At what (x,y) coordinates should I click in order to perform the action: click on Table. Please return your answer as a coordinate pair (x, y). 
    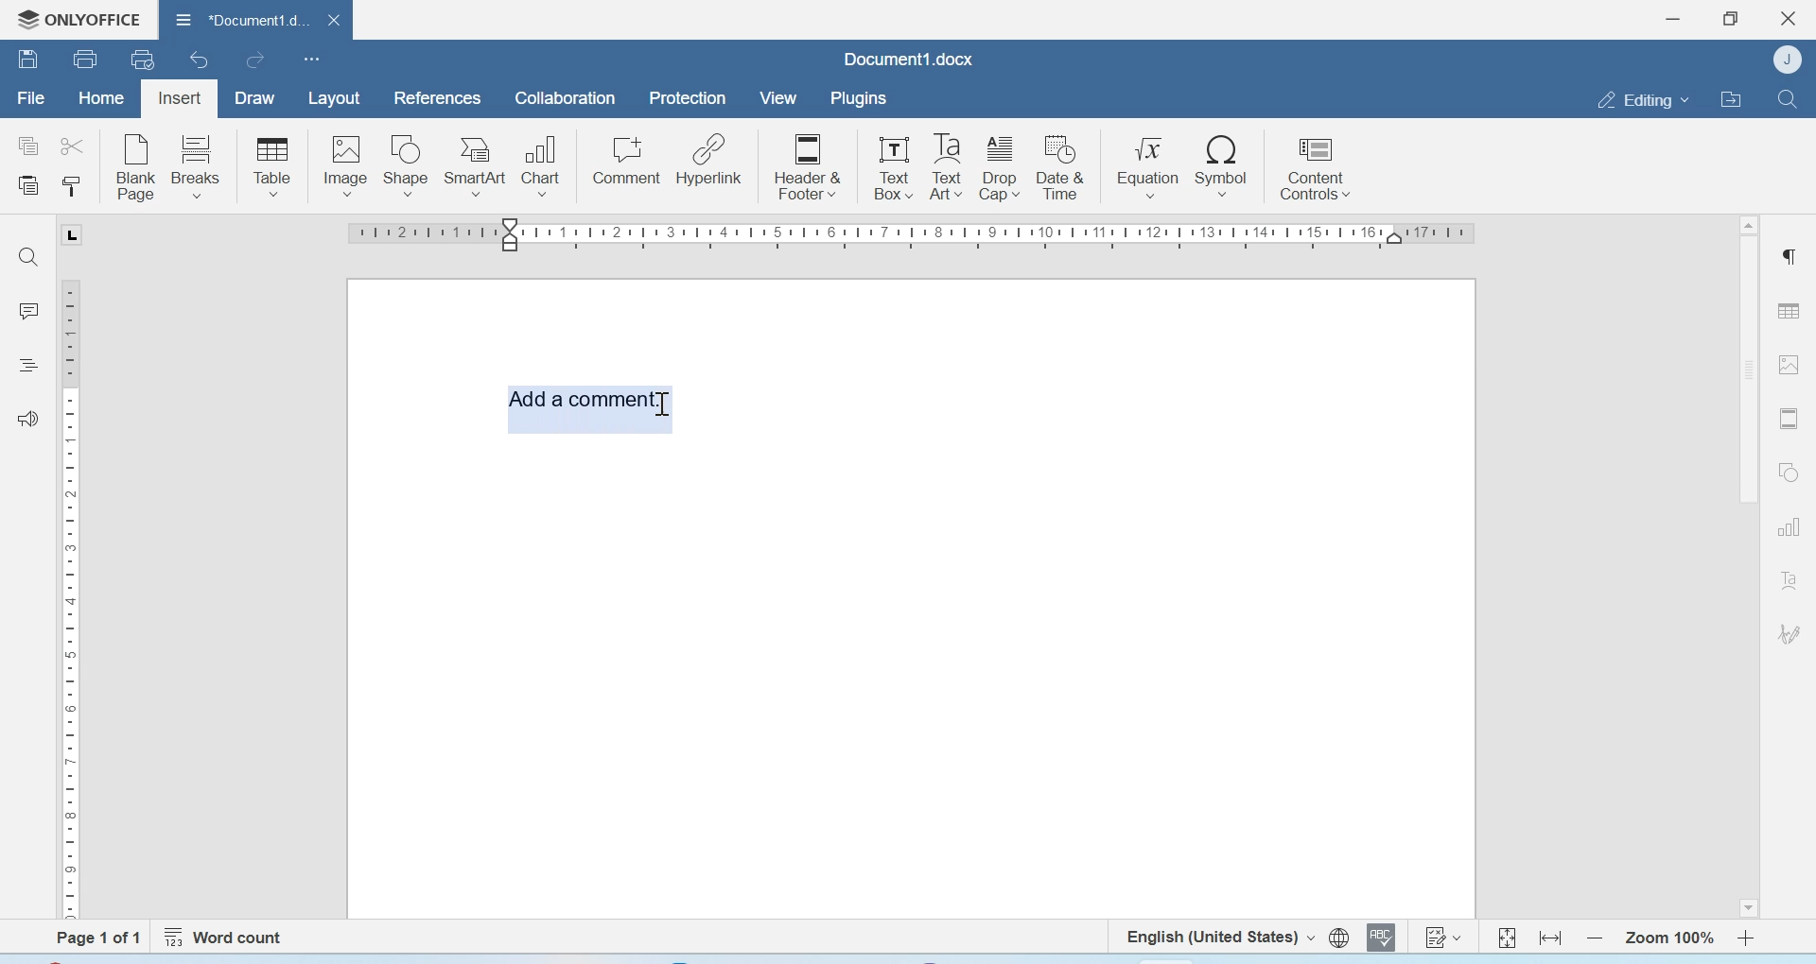
    Looking at the image, I should click on (1789, 310).